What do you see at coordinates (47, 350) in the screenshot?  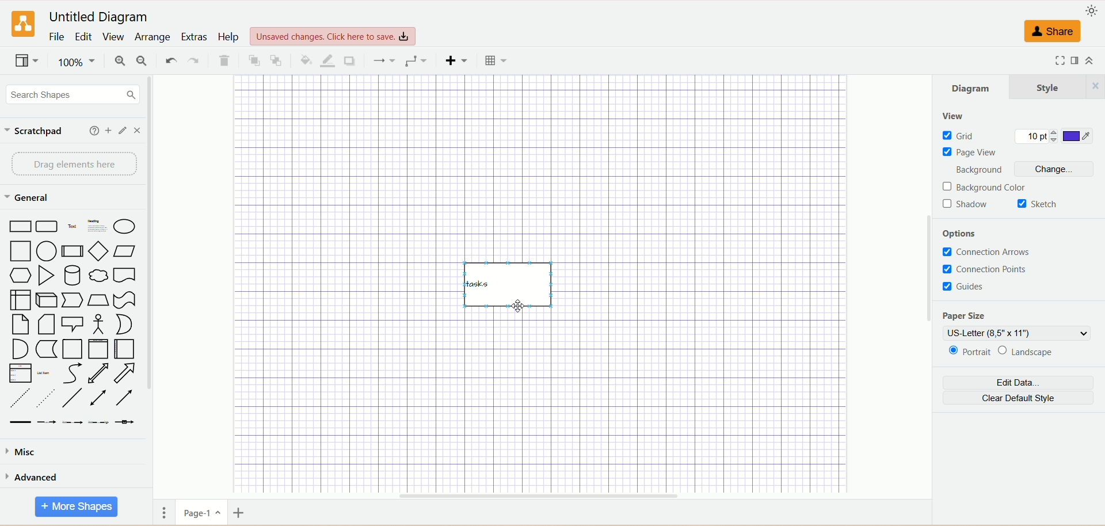 I see `Marker` at bounding box center [47, 350].